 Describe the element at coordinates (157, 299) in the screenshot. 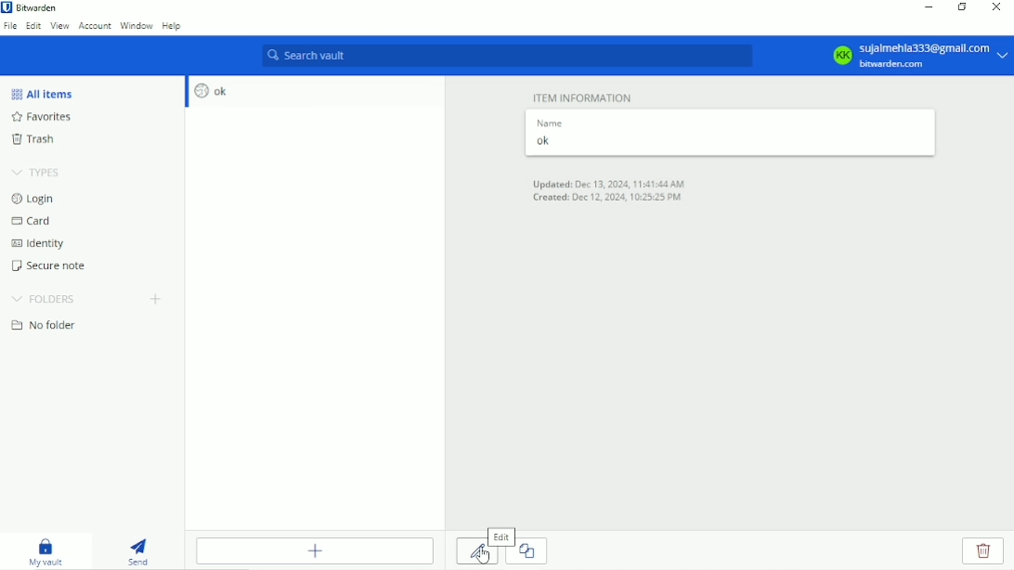

I see `Create folder` at that location.